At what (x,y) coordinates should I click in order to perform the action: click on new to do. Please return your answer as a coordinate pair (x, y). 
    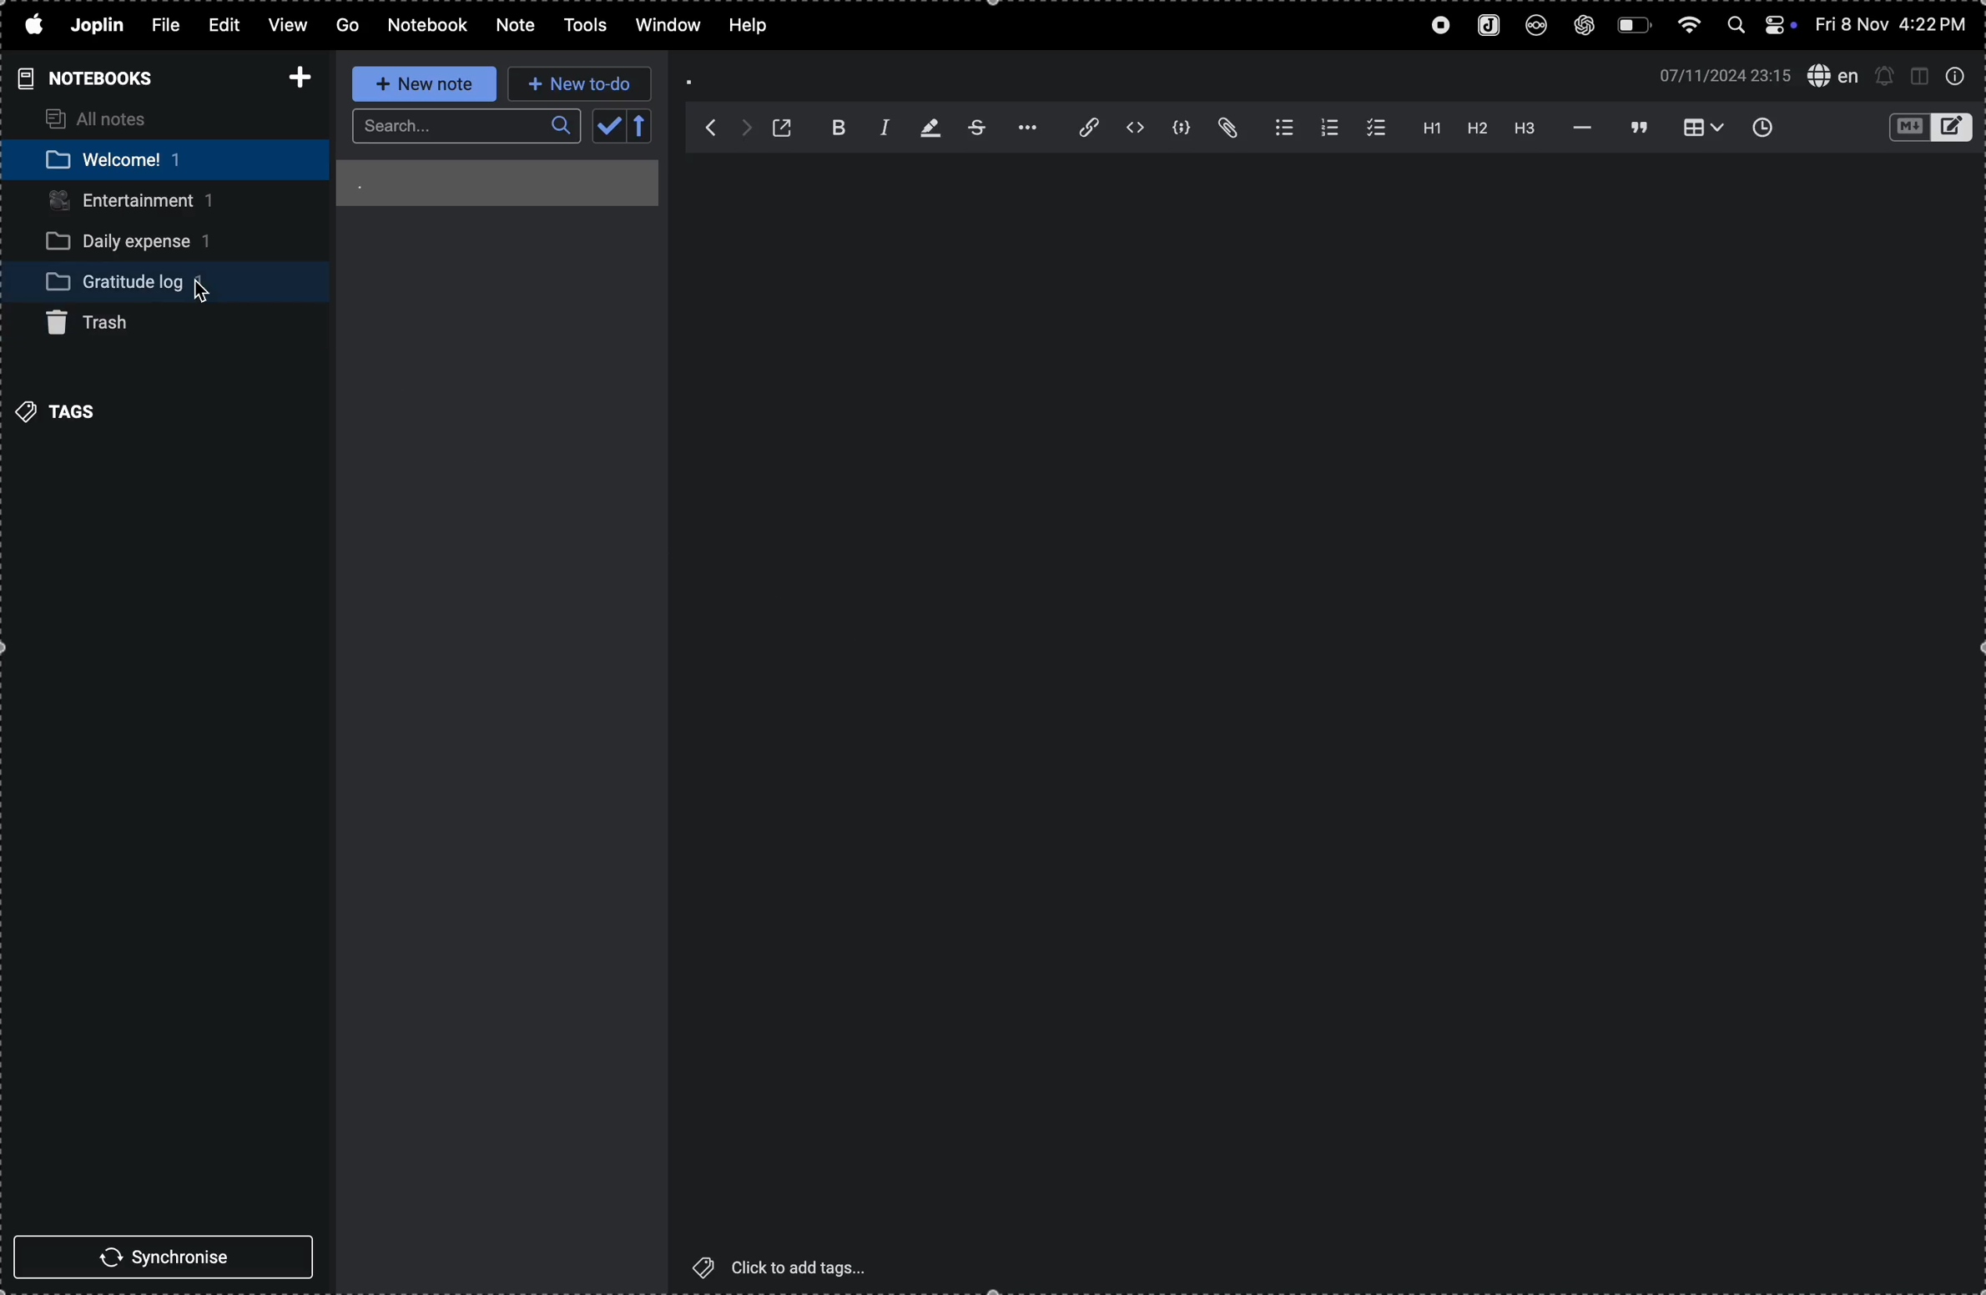
    Looking at the image, I should click on (582, 83).